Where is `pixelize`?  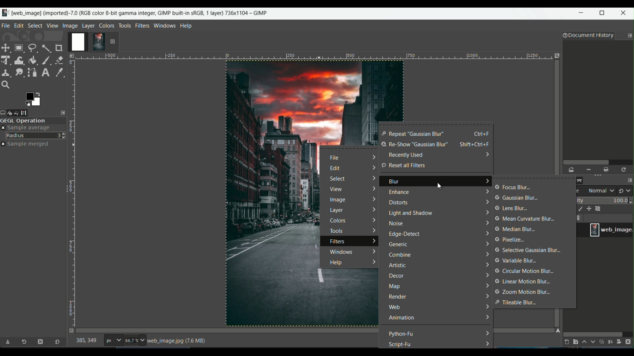
pixelize is located at coordinates (513, 240).